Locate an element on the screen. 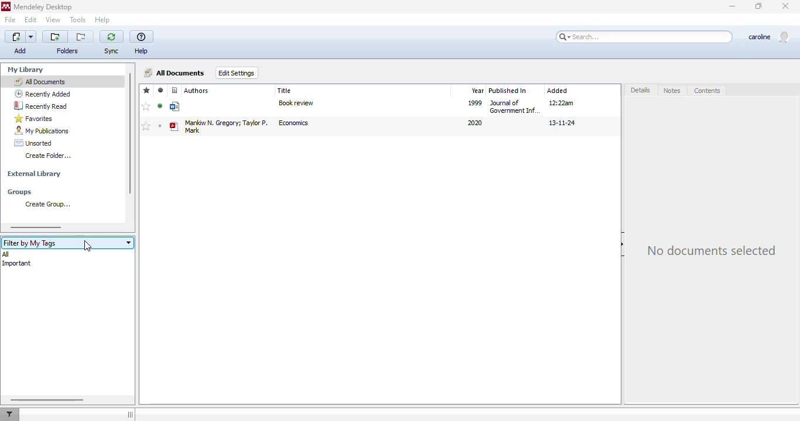 The height and width of the screenshot is (421, 800). Add folder is located at coordinates (55, 37).